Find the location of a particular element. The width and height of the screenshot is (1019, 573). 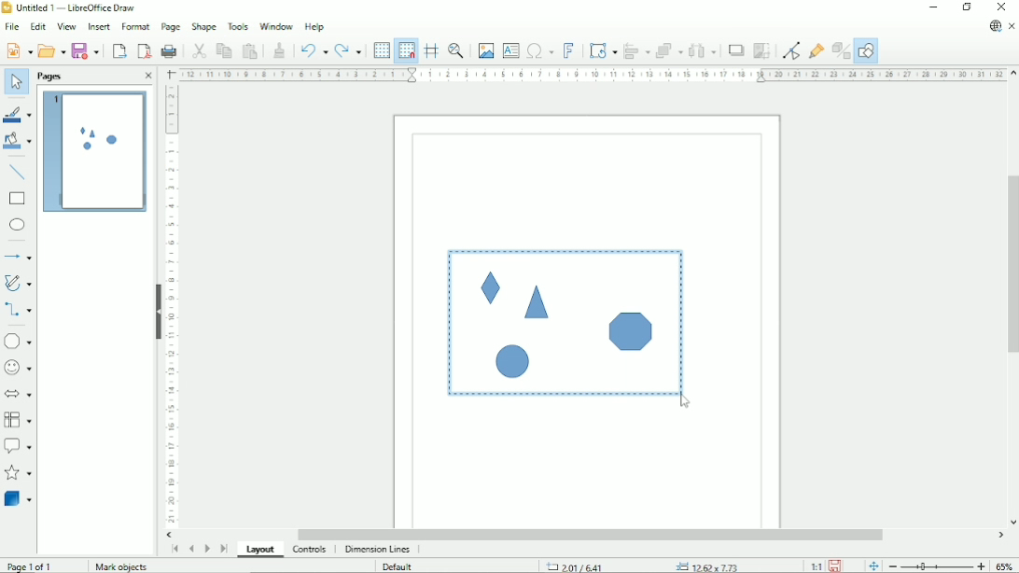

Print is located at coordinates (169, 49).